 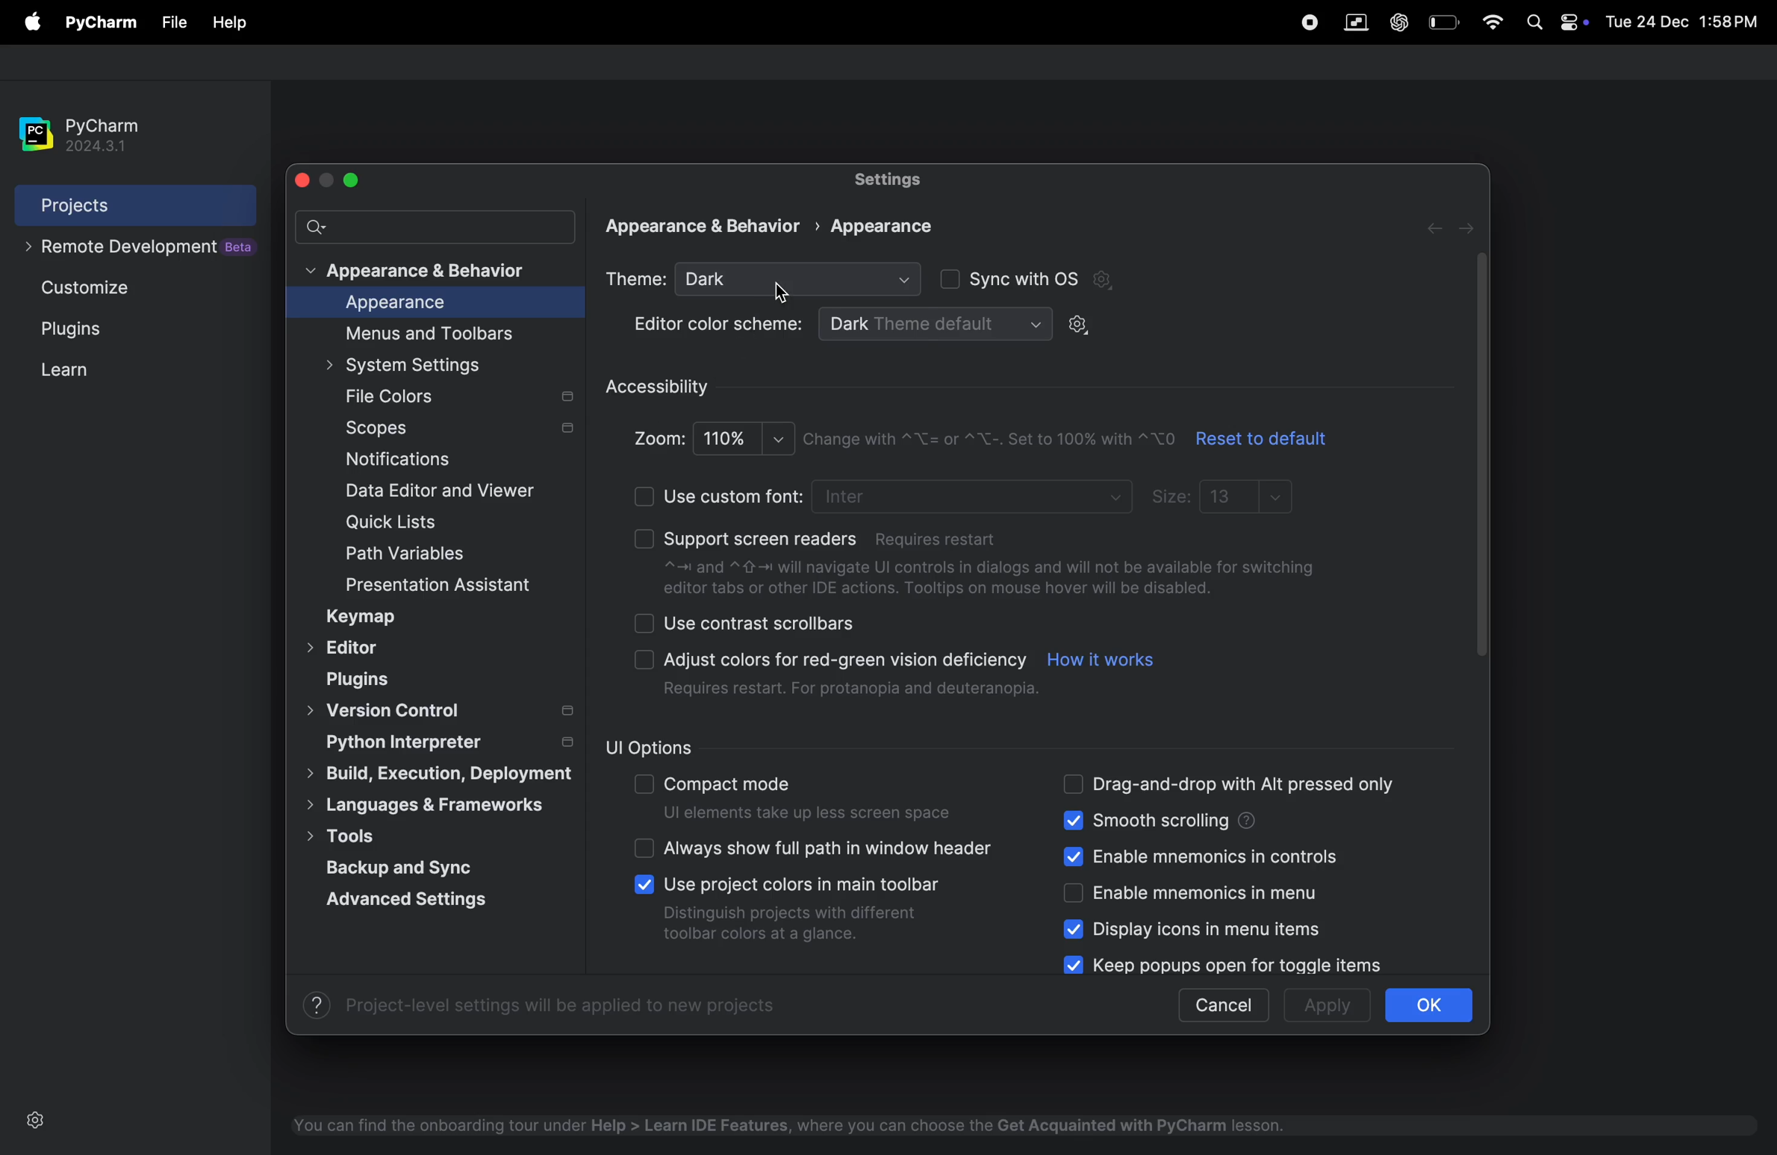 What do you see at coordinates (439, 776) in the screenshot?
I see `build, execution, deployment` at bounding box center [439, 776].